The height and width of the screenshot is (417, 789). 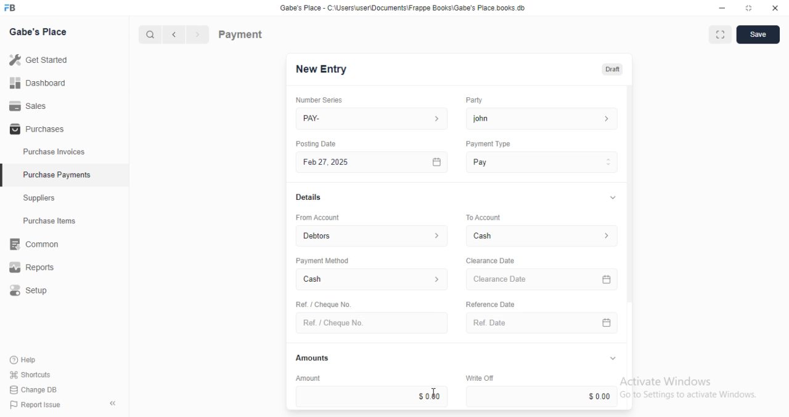 What do you see at coordinates (322, 260) in the screenshot?
I see `‘Payment Method` at bounding box center [322, 260].